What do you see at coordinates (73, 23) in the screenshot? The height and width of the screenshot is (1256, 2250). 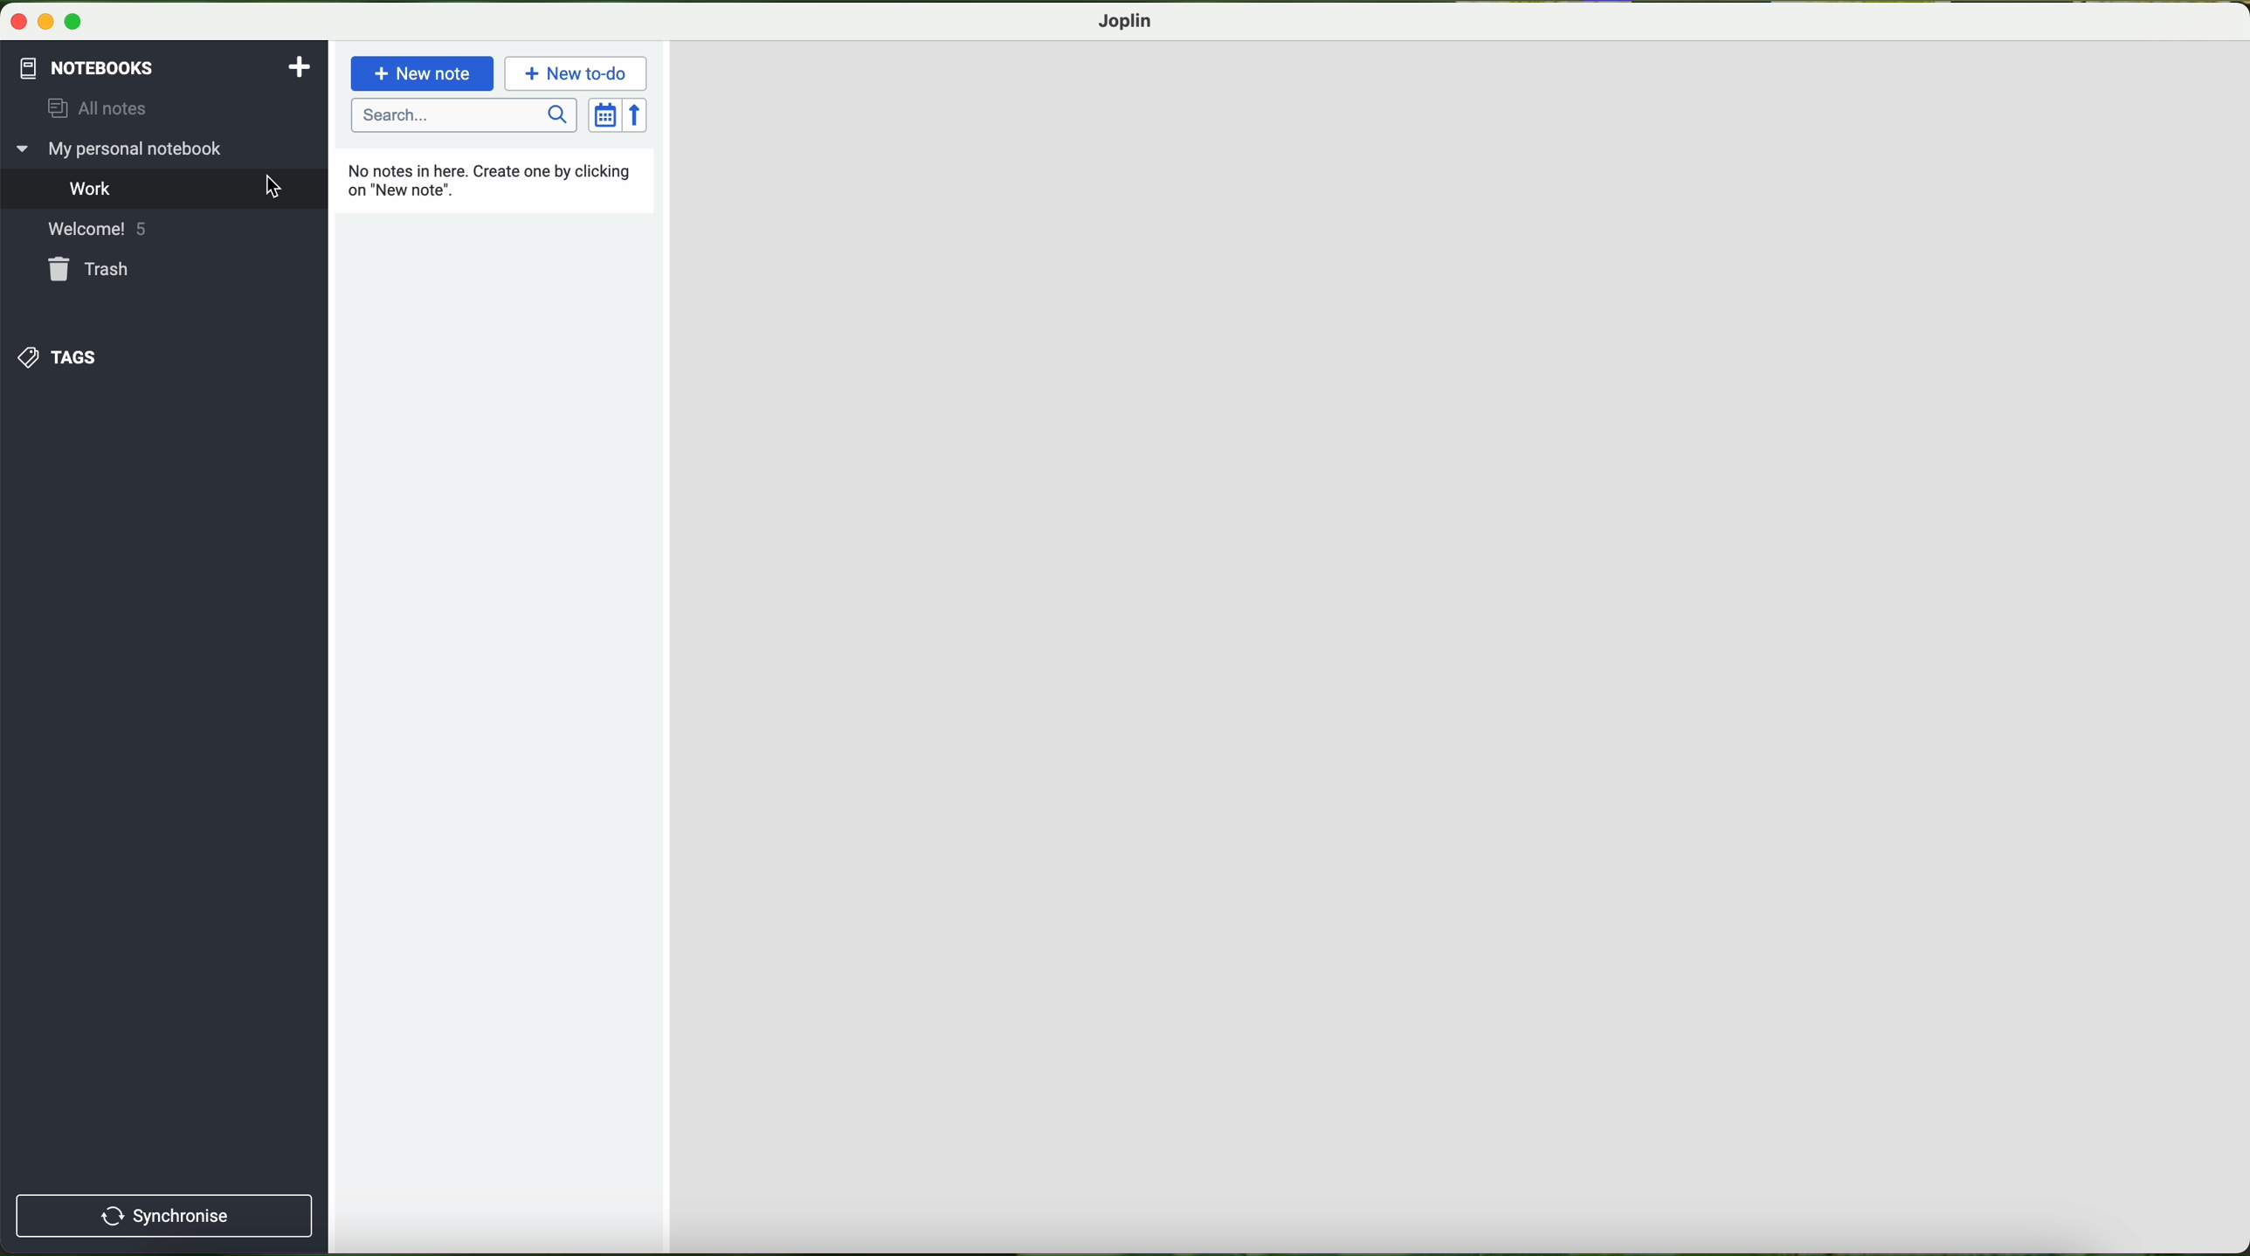 I see `maximize` at bounding box center [73, 23].